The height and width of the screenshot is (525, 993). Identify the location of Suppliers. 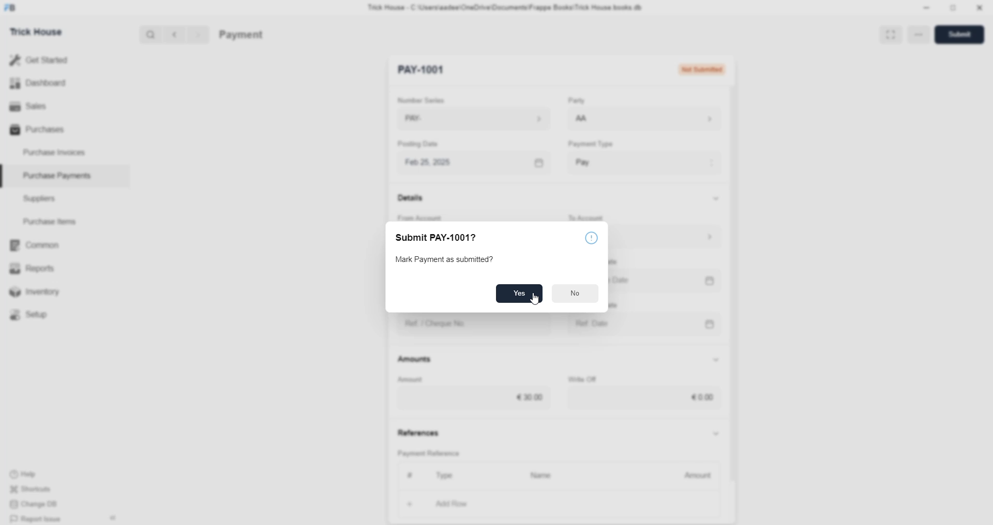
(35, 198).